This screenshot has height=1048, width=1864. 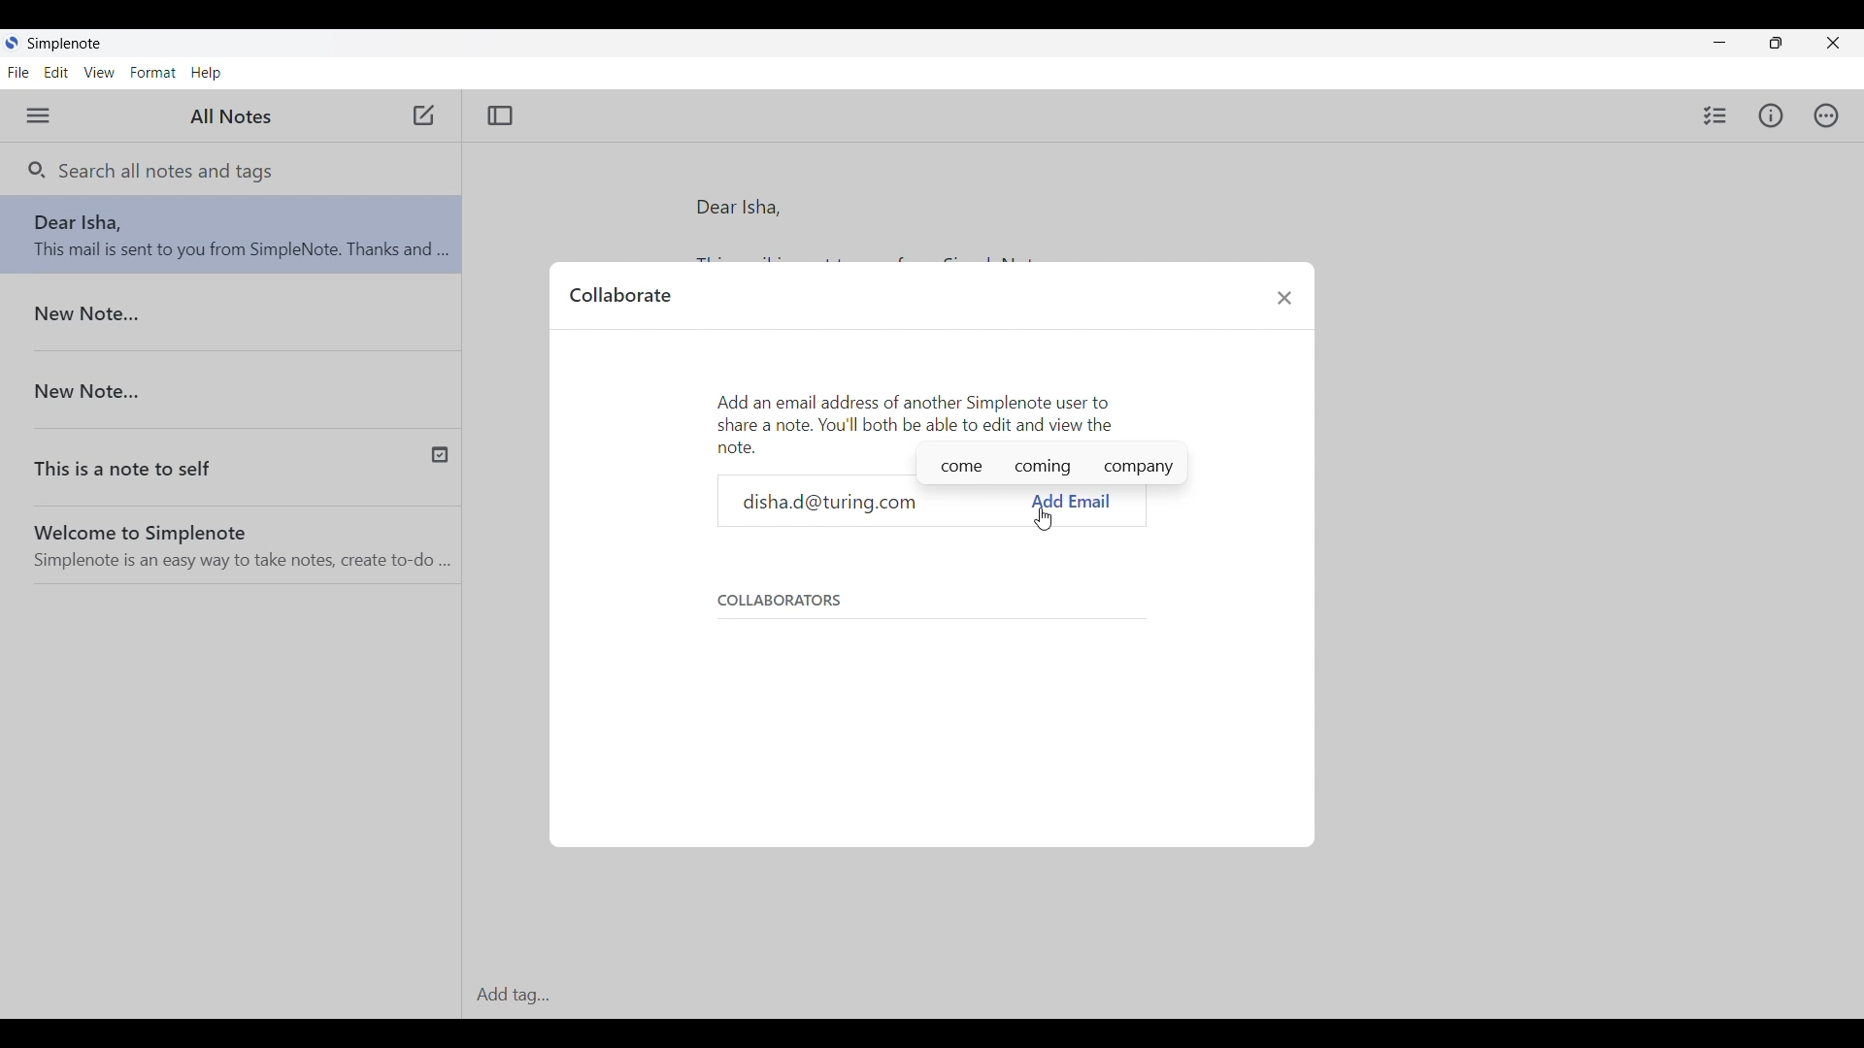 I want to click on View, so click(x=100, y=72).